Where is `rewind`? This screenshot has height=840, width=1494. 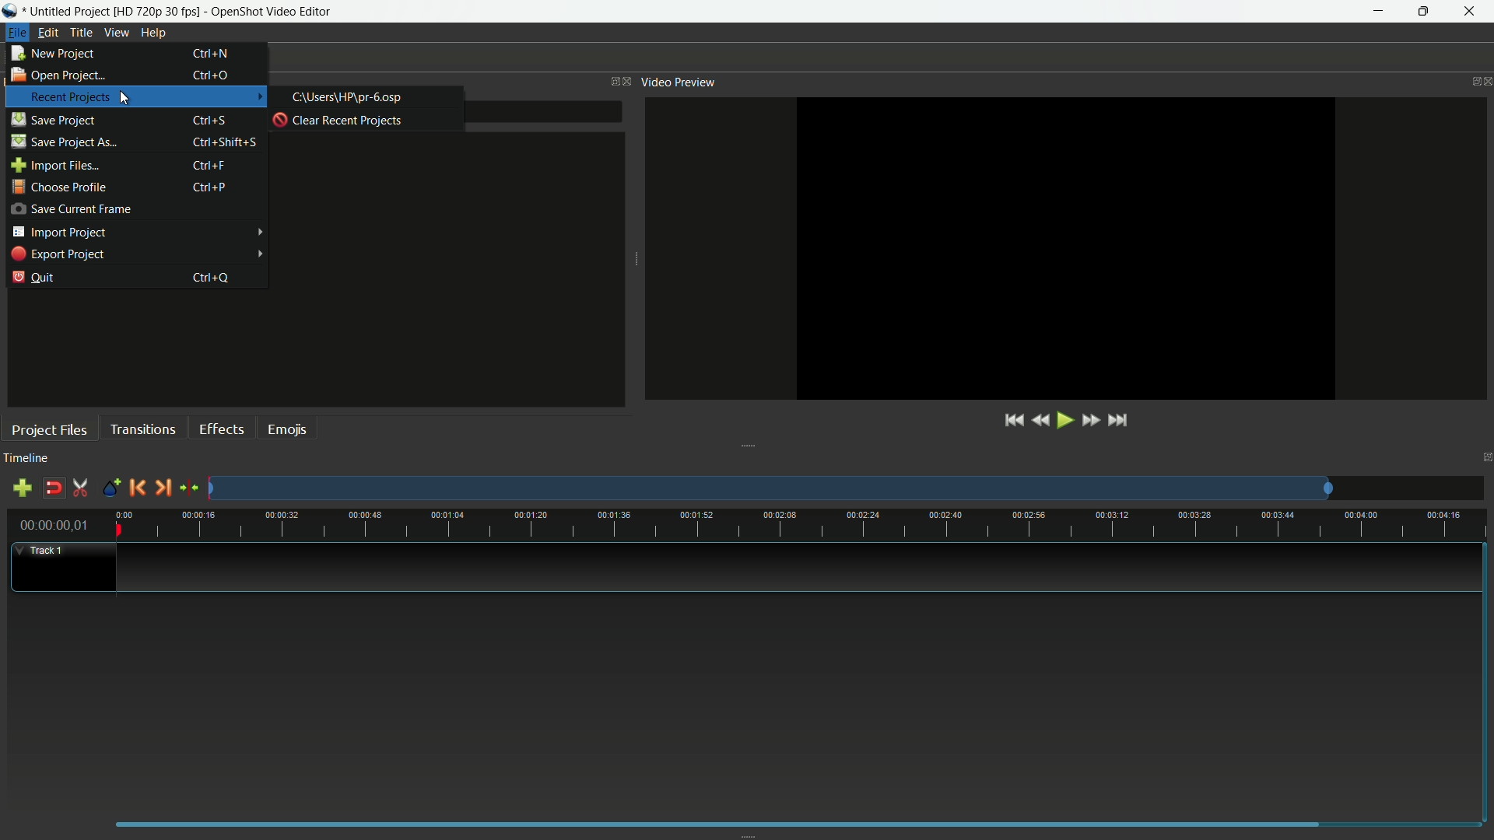
rewind is located at coordinates (1038, 422).